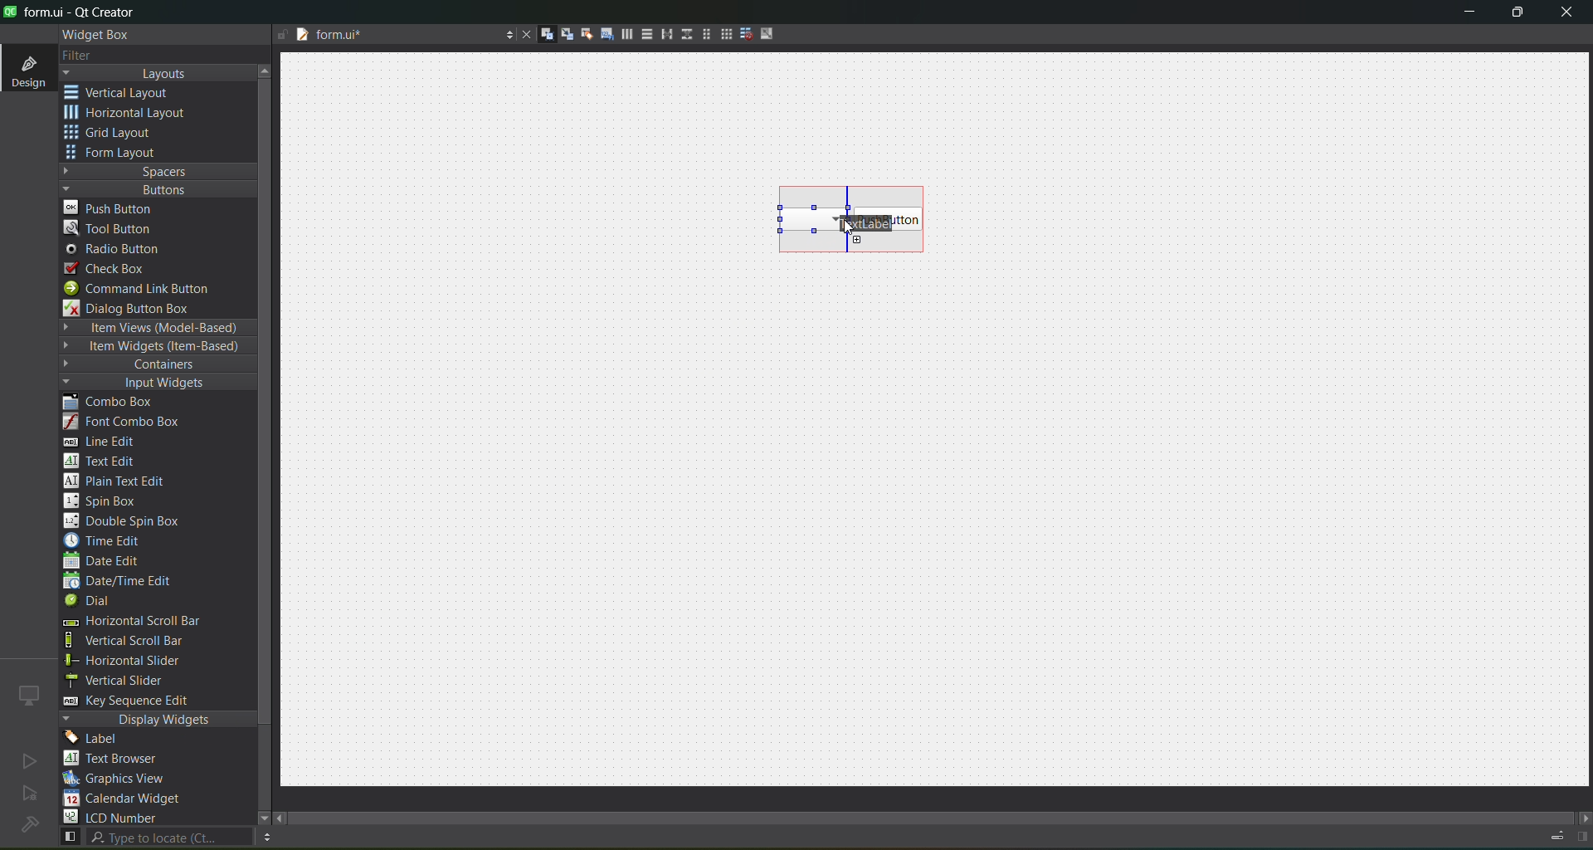 The image size is (1593, 850). Describe the element at coordinates (154, 838) in the screenshot. I see `search` at that location.